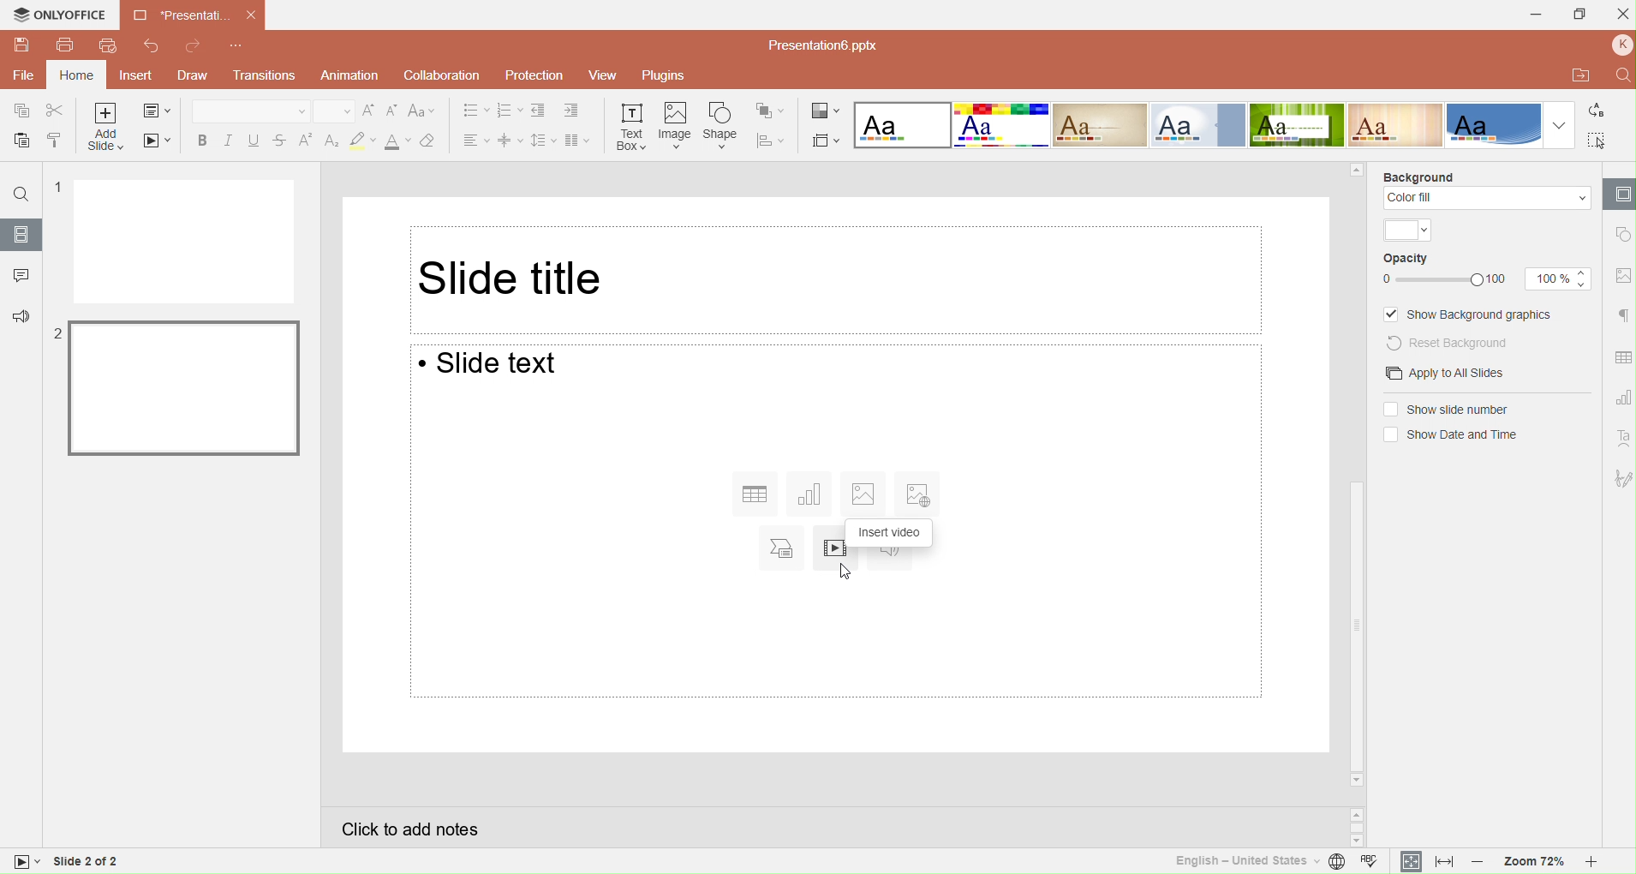  Describe the element at coordinates (1355, 823) in the screenshot. I see `Scroll buttons` at that location.